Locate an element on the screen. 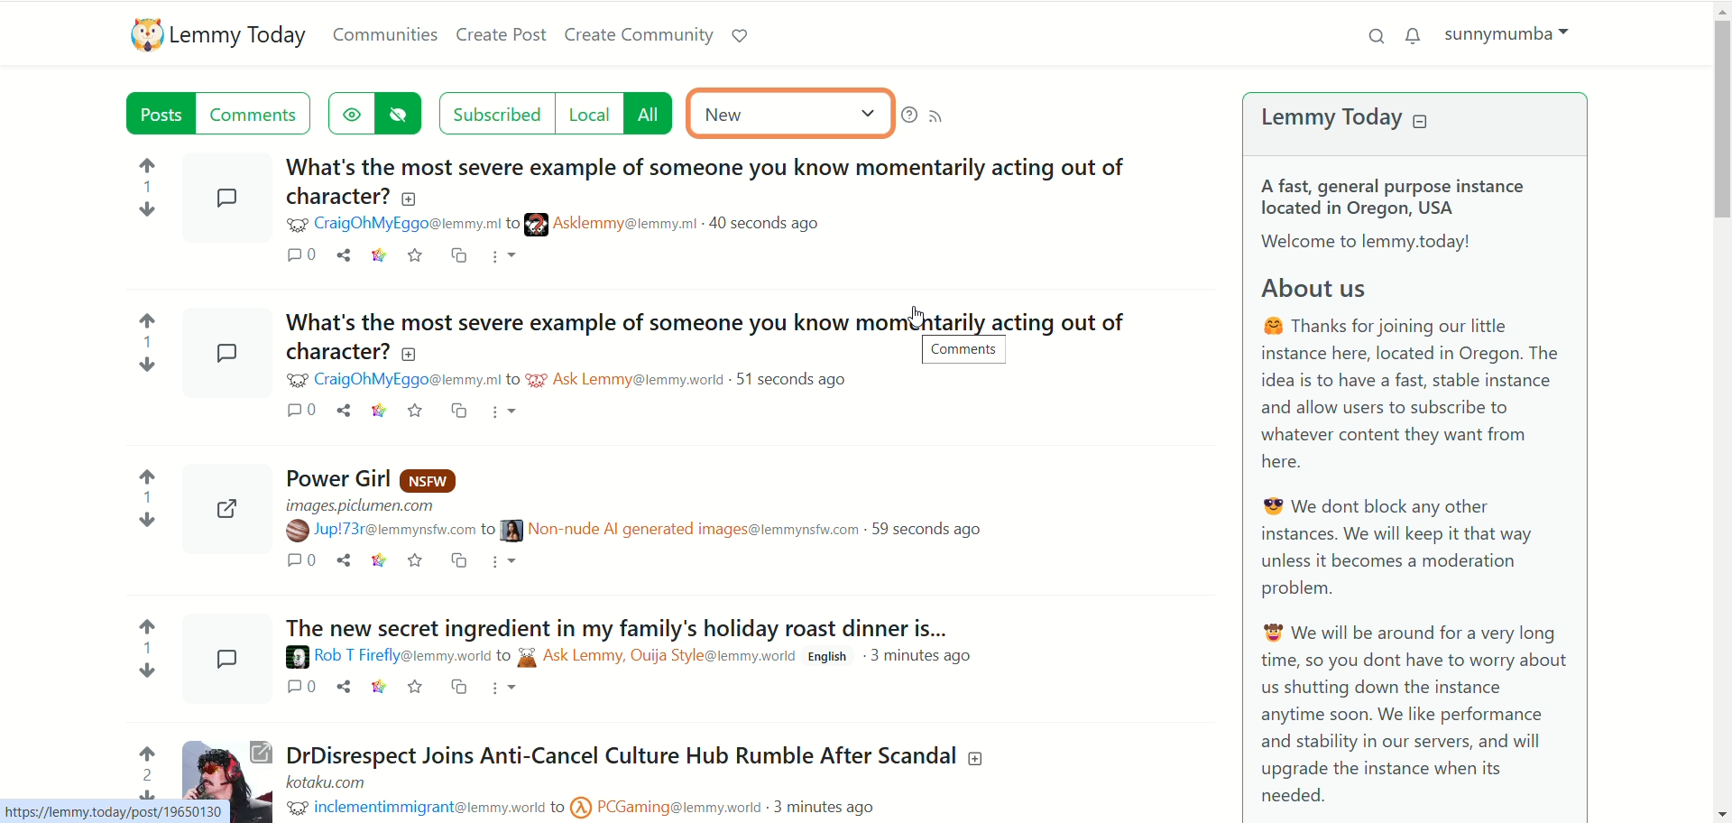  Notifications is located at coordinates (1412, 37).